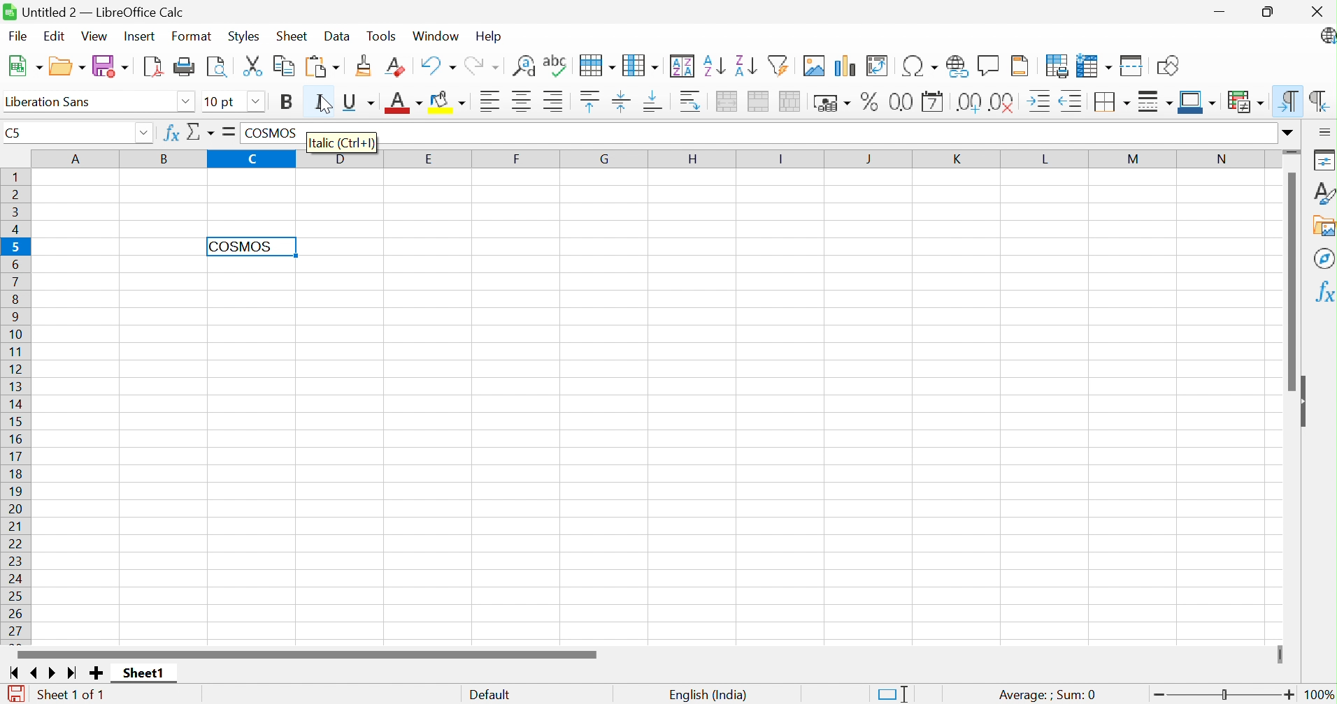 This screenshot has height=704, width=1337. What do you see at coordinates (153, 66) in the screenshot?
I see `Export as PDF` at bounding box center [153, 66].